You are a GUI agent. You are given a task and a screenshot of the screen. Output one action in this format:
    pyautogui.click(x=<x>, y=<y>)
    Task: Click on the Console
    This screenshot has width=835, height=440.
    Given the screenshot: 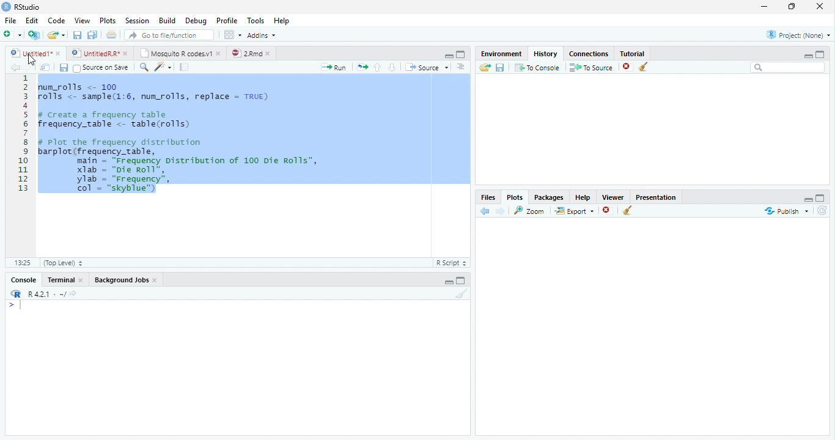 What is the action you would take?
    pyautogui.click(x=23, y=279)
    